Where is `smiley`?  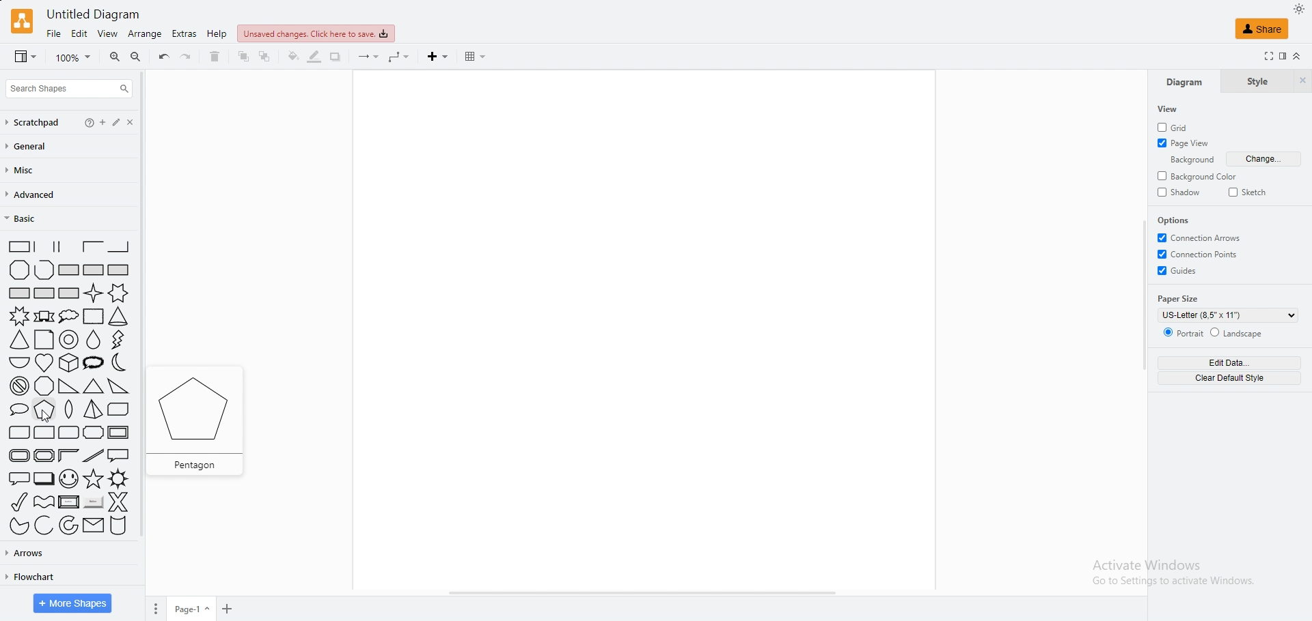 smiley is located at coordinates (68, 478).